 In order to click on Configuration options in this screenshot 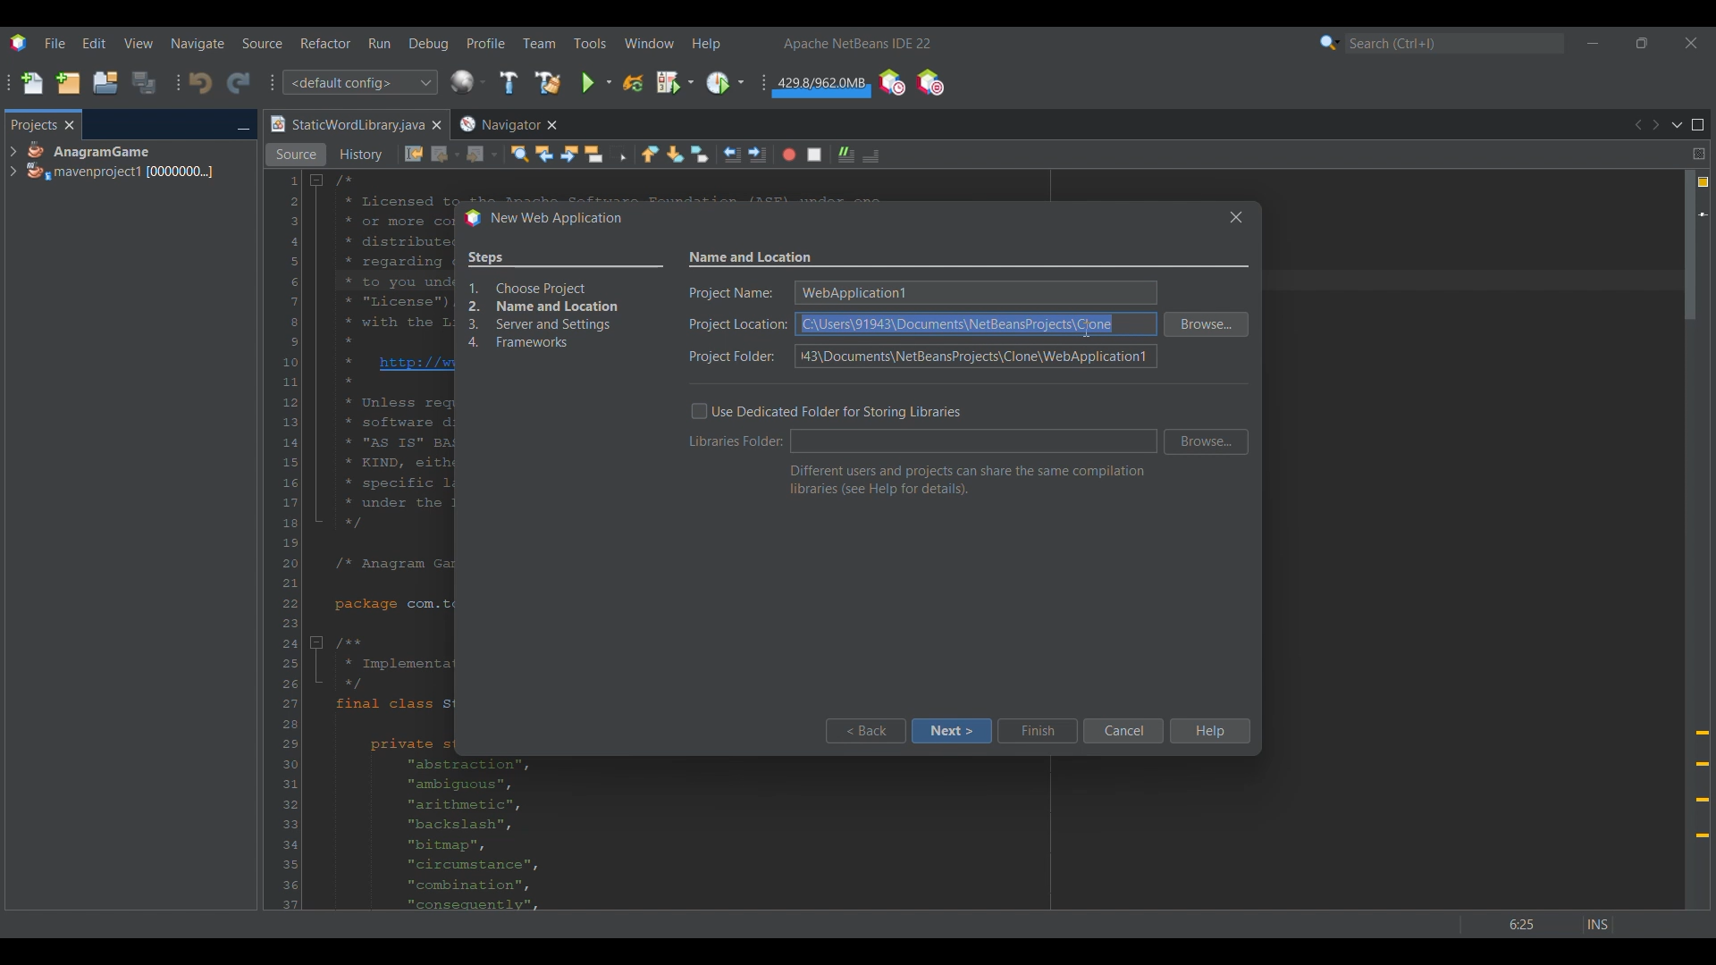, I will do `click(359, 82)`.